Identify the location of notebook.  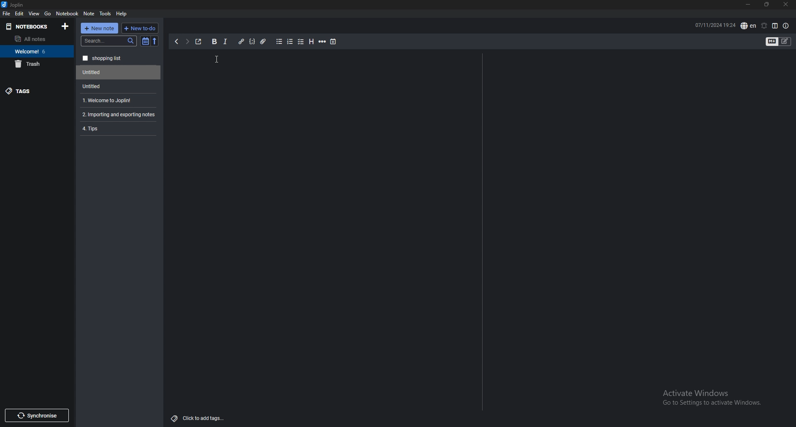
(67, 13).